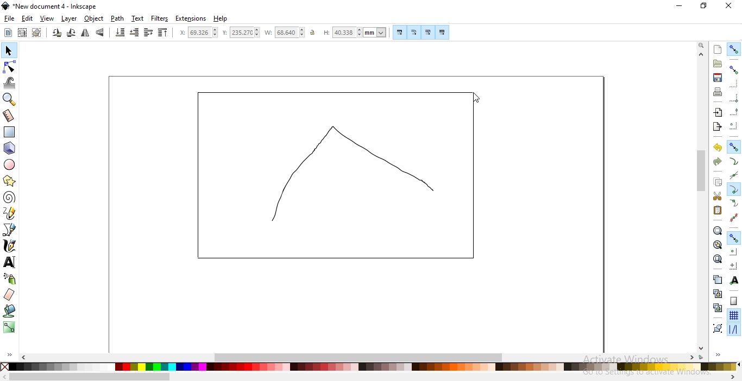 The image size is (742, 381). What do you see at coordinates (717, 293) in the screenshot?
I see `create a clone` at bounding box center [717, 293].